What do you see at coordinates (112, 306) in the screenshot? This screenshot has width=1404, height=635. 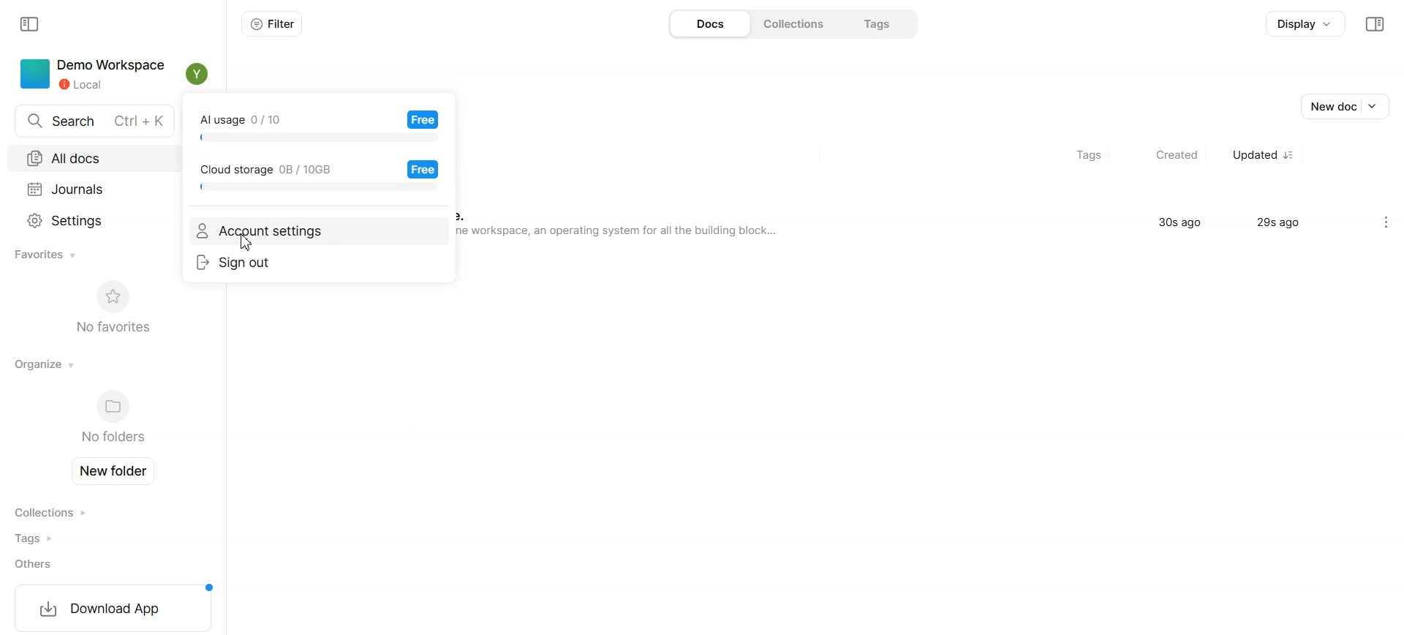 I see `no favorites` at bounding box center [112, 306].